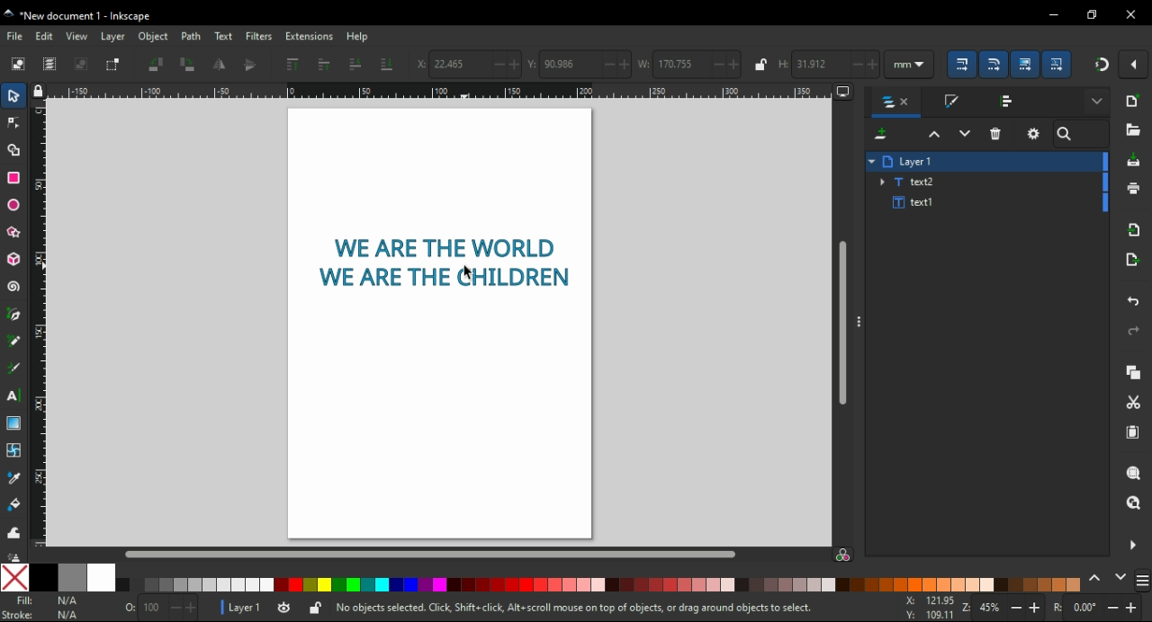 The width and height of the screenshot is (1152, 622). What do you see at coordinates (323, 65) in the screenshot?
I see `raise` at bounding box center [323, 65].